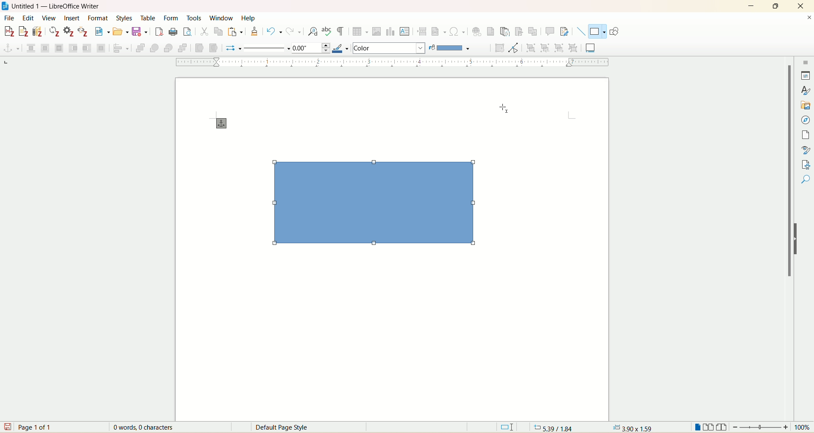 The height and width of the screenshot is (433, 814). What do you see at coordinates (806, 90) in the screenshot?
I see `styles` at bounding box center [806, 90].